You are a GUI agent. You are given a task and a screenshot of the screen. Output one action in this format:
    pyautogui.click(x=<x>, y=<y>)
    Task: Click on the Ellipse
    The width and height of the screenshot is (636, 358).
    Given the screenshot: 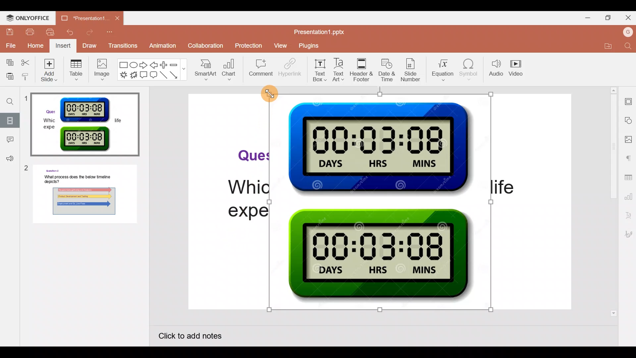 What is the action you would take?
    pyautogui.click(x=133, y=65)
    